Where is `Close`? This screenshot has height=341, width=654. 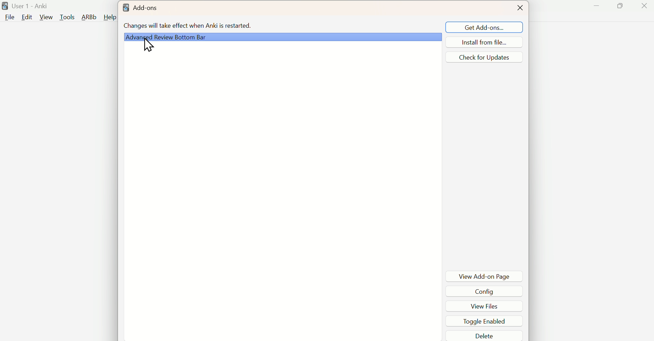
Close is located at coordinates (524, 8).